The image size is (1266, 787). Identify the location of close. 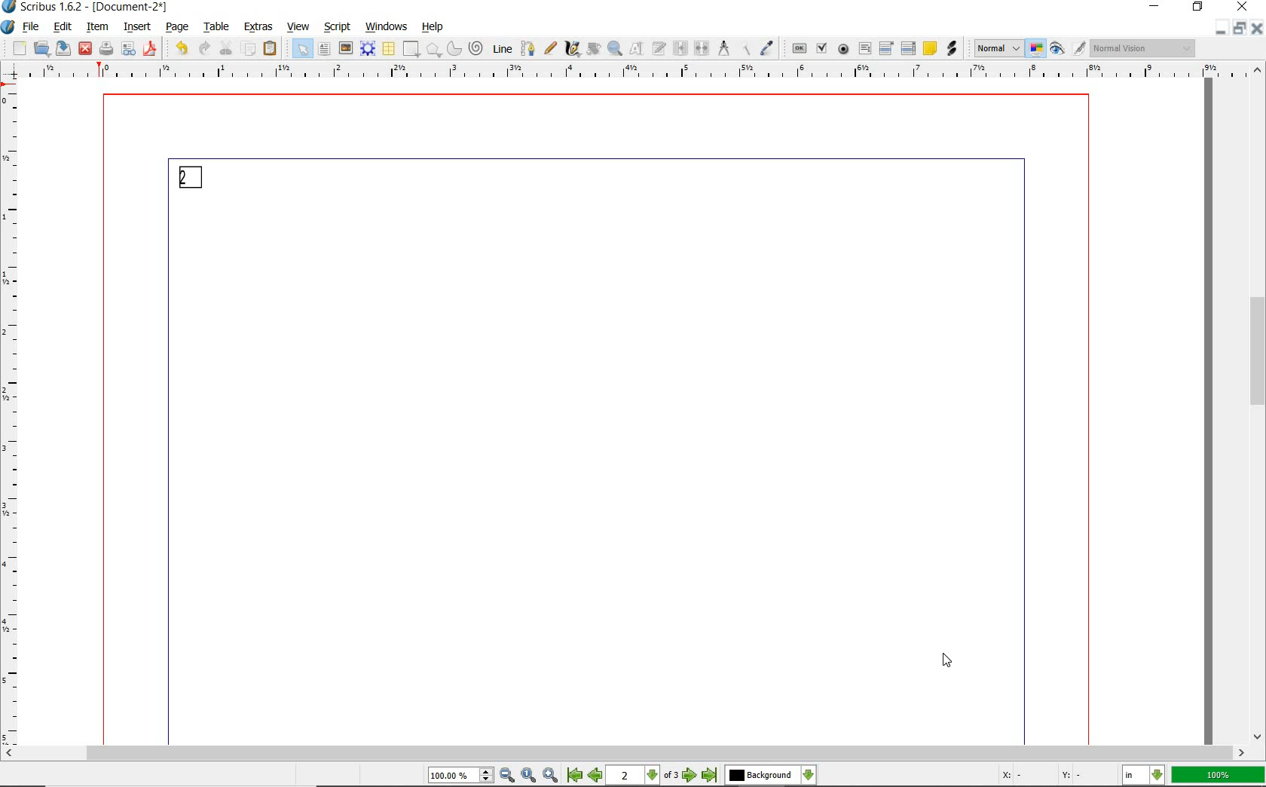
(85, 48).